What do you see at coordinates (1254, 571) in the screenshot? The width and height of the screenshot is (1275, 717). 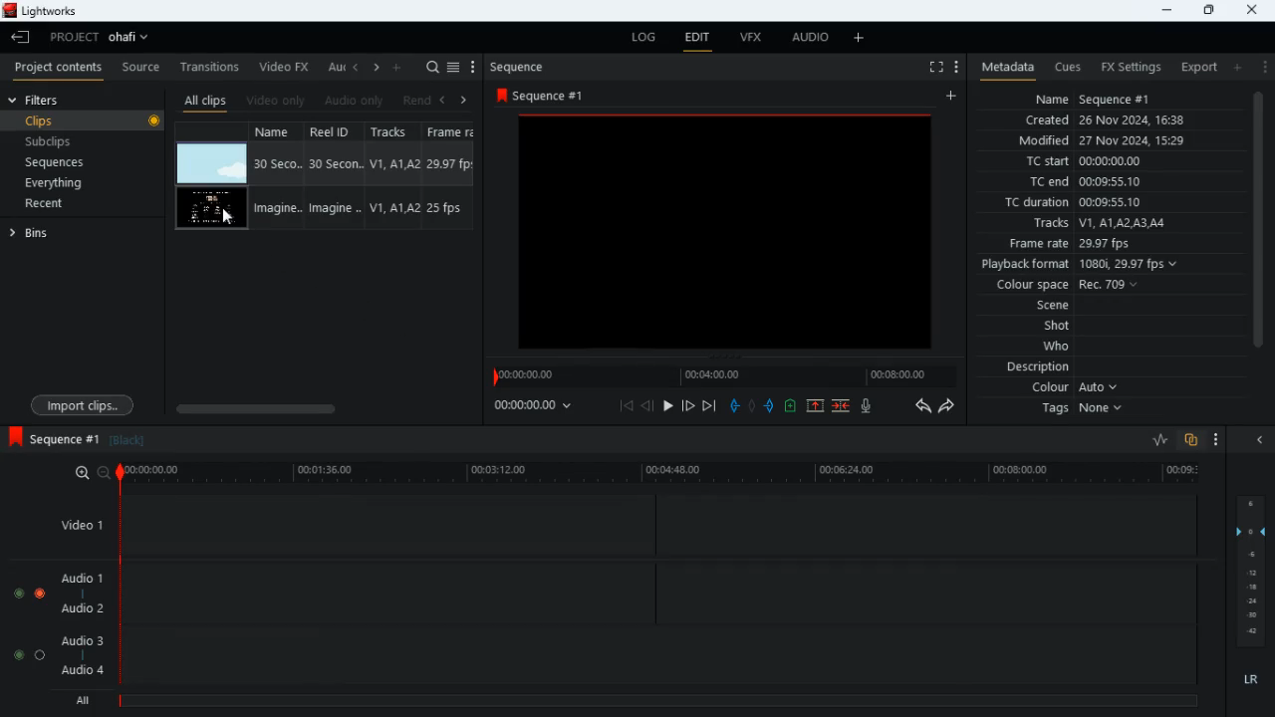 I see `layers` at bounding box center [1254, 571].